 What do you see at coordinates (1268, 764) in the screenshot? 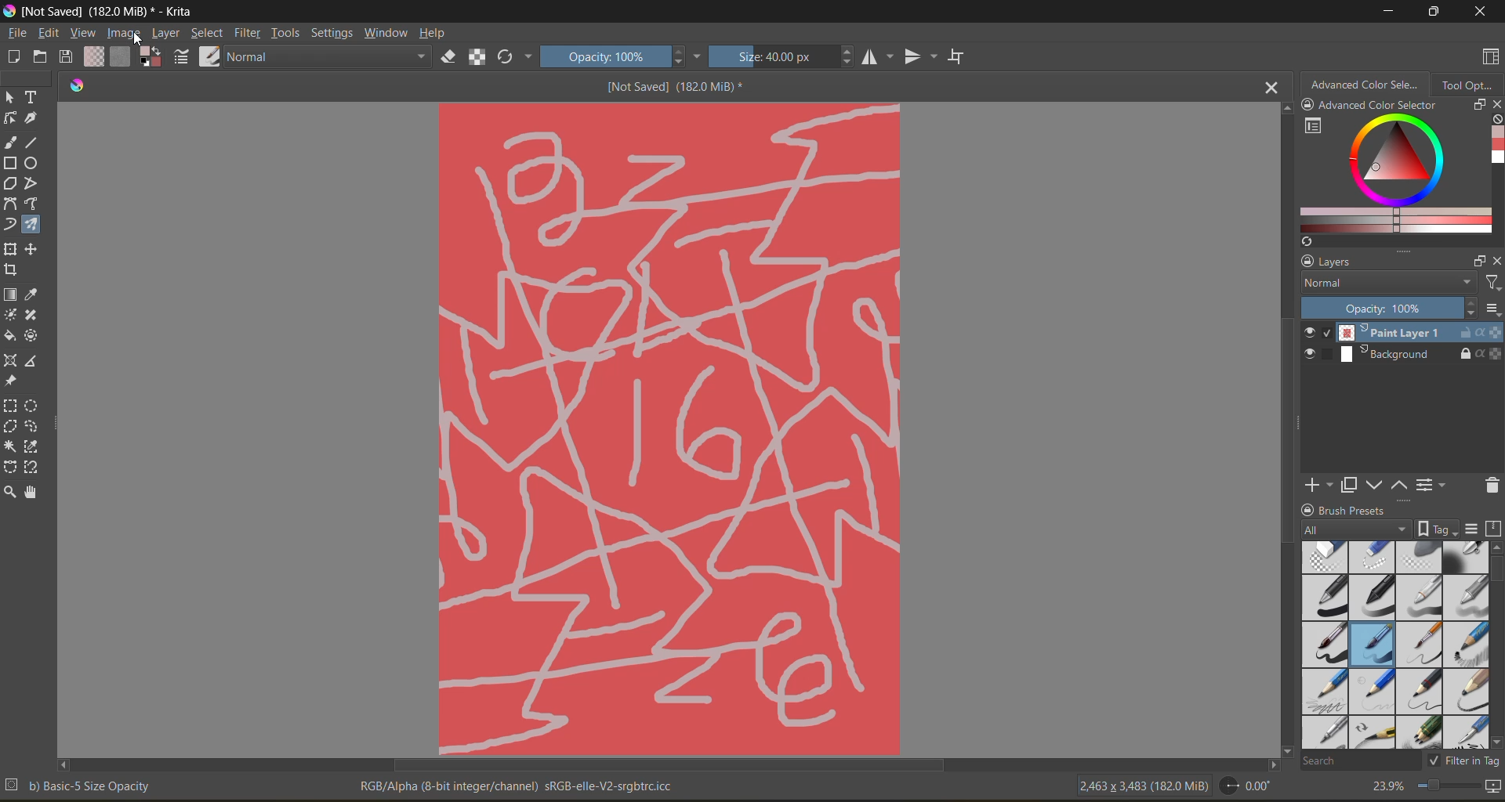
I see `Scroll right` at bounding box center [1268, 764].